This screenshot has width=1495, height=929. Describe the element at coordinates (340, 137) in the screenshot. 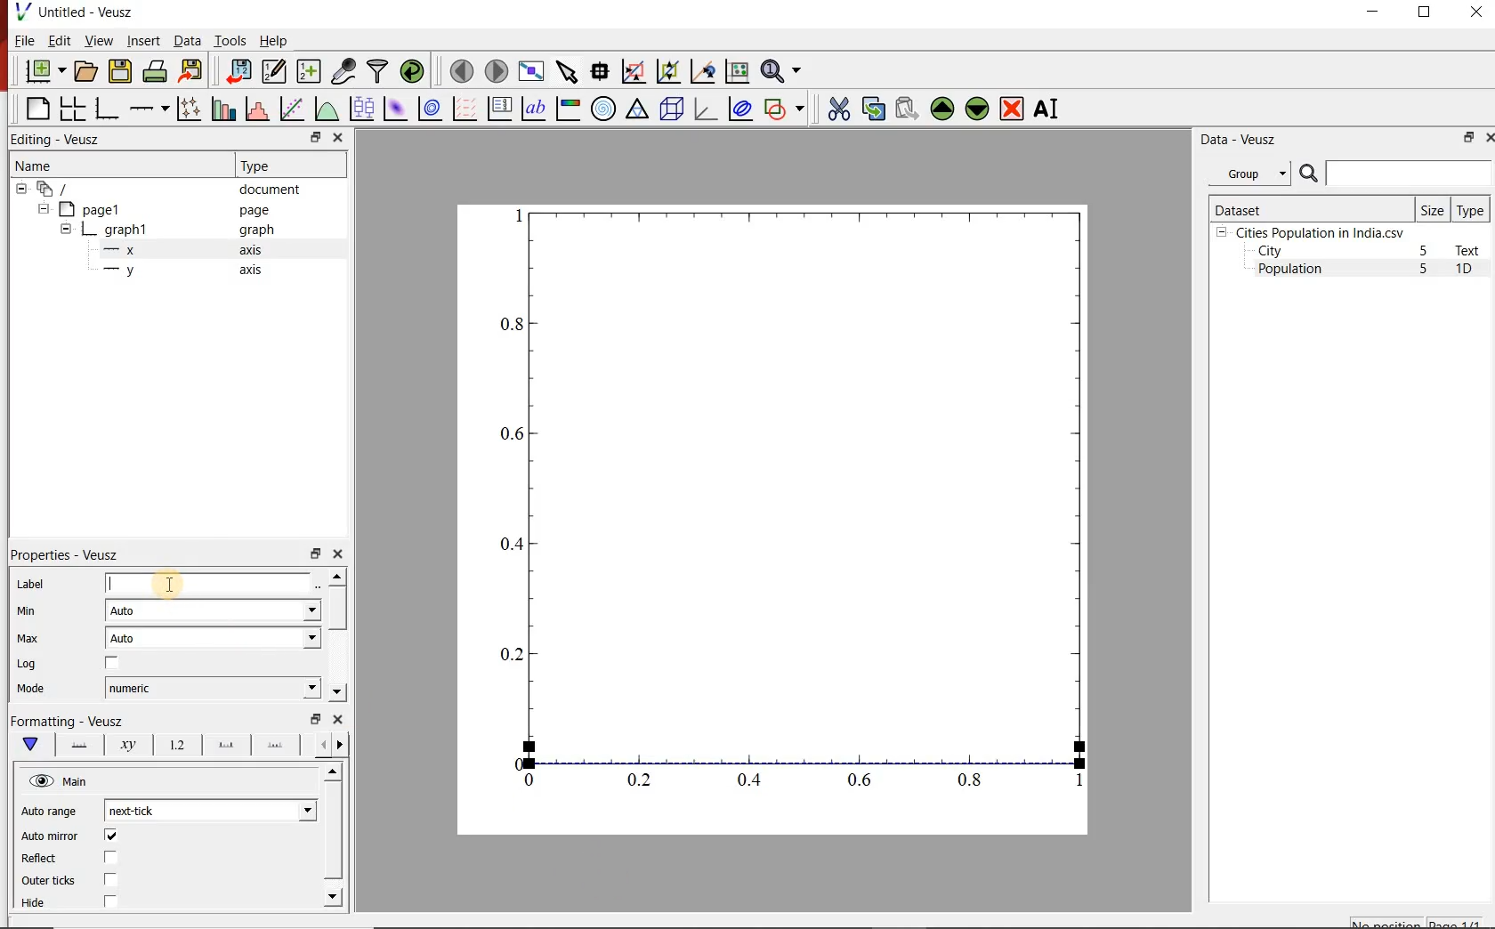

I see `close` at that location.